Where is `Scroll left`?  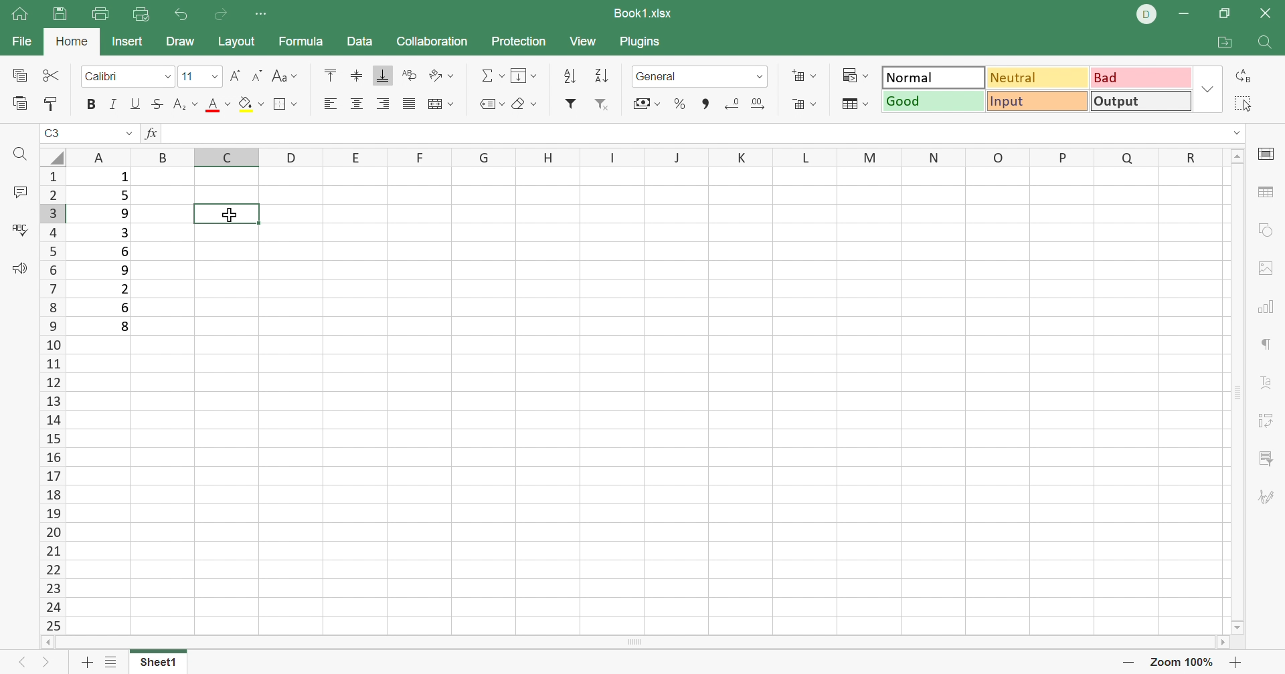
Scroll left is located at coordinates (46, 641).